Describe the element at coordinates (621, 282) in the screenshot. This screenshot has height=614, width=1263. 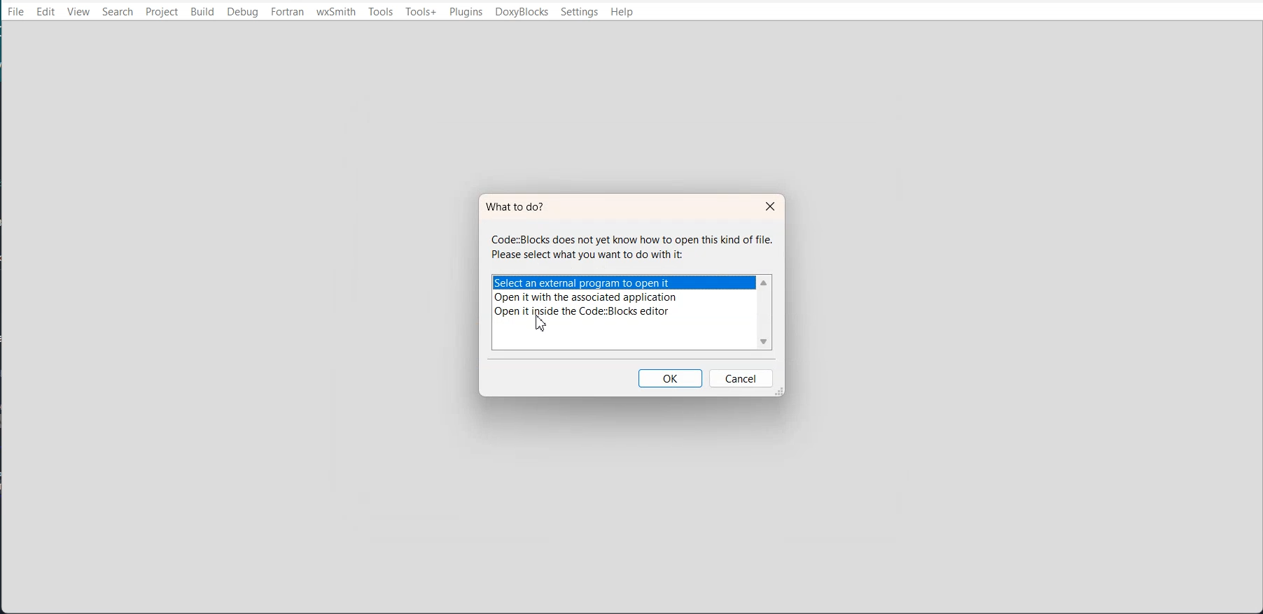
I see `Select an external program to open it` at that location.